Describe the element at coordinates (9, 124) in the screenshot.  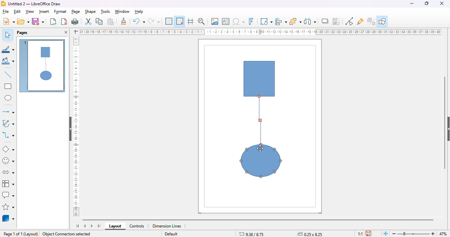
I see `curves and polygons` at that location.